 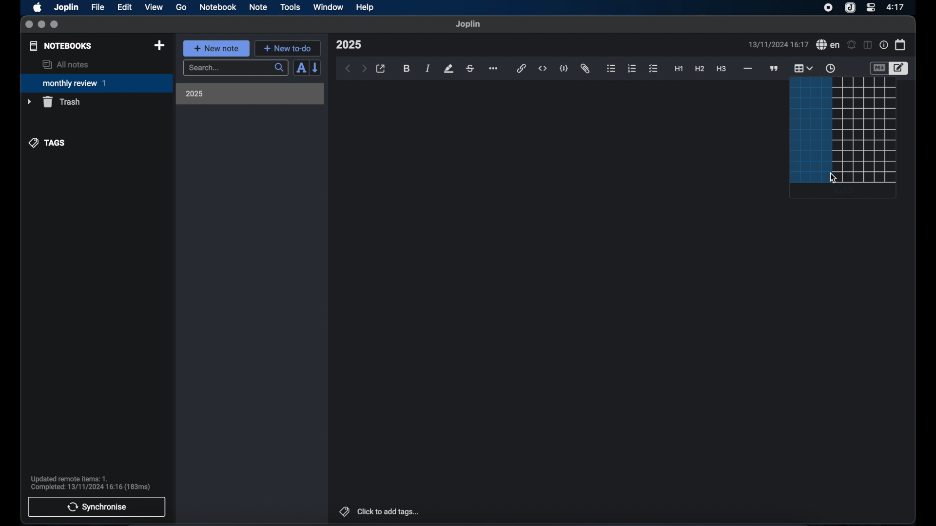 What do you see at coordinates (65, 64) in the screenshot?
I see `all notes` at bounding box center [65, 64].